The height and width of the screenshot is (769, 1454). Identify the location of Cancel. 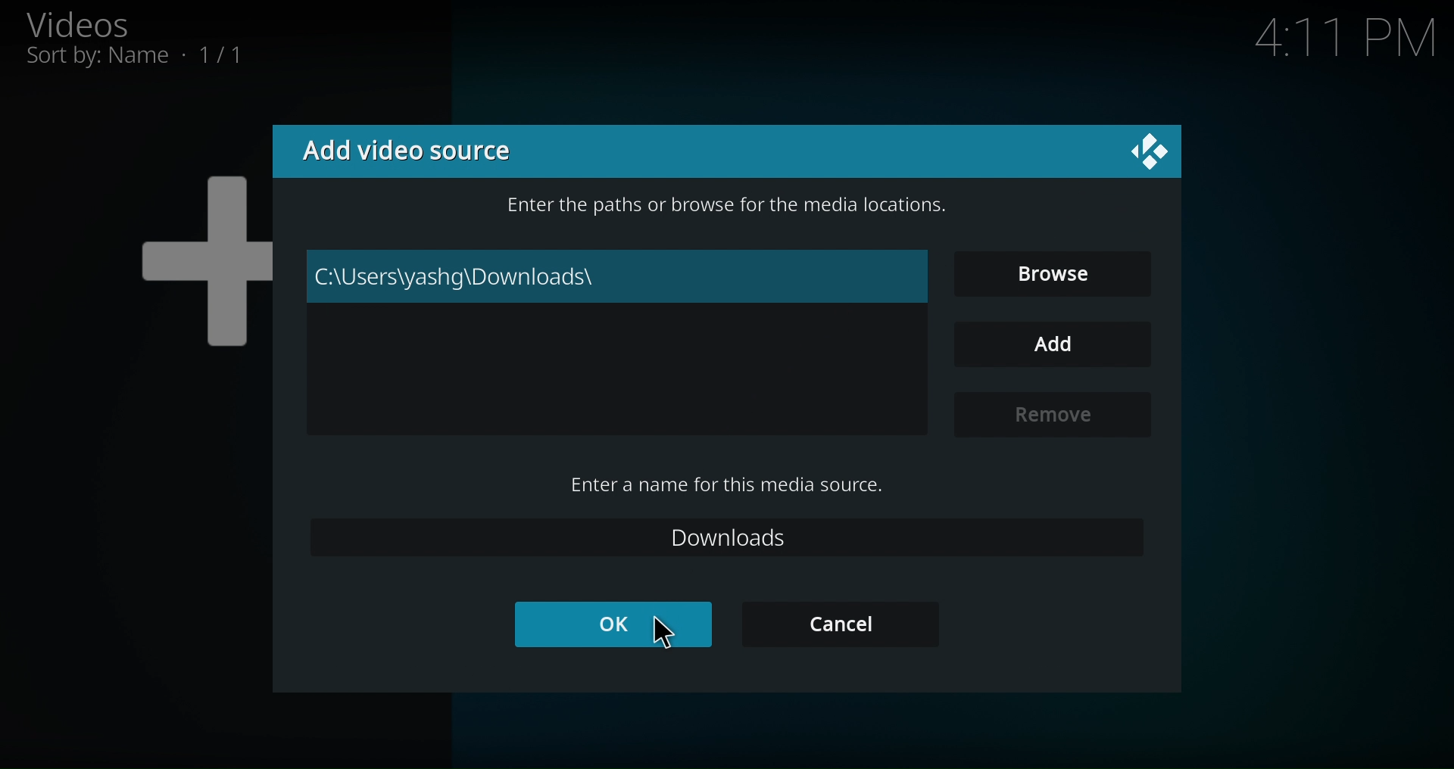
(840, 623).